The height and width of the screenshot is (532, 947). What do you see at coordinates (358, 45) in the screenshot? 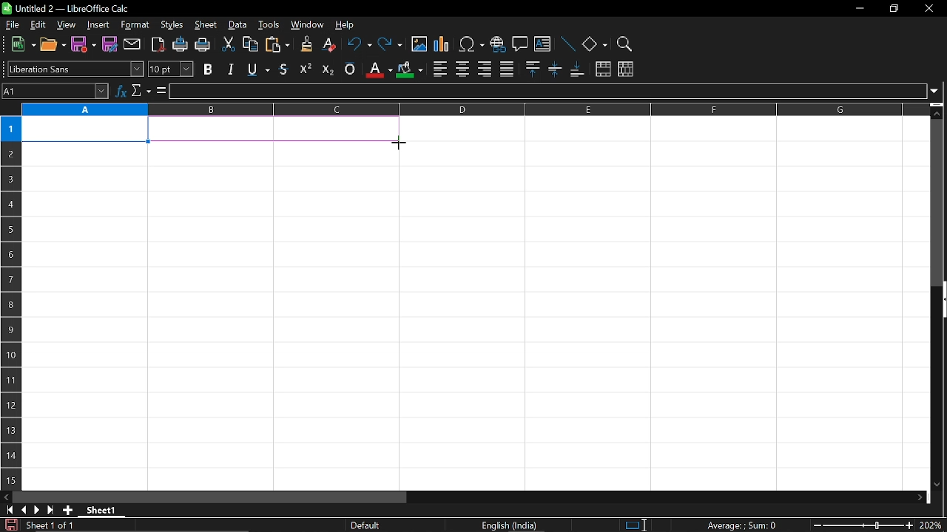
I see `undo` at bounding box center [358, 45].